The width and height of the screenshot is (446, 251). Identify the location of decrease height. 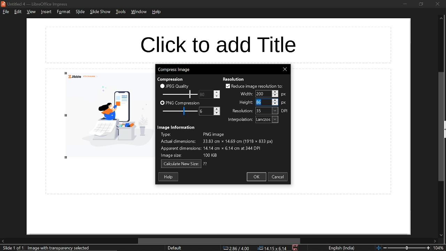
(275, 104).